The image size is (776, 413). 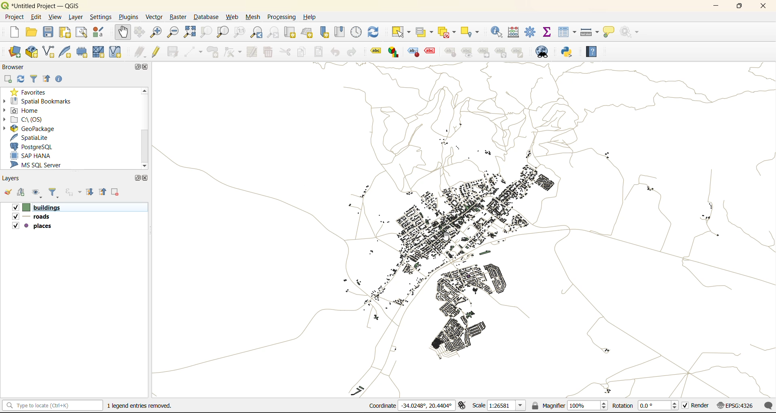 I want to click on new spatial bookmark, so click(x=324, y=33).